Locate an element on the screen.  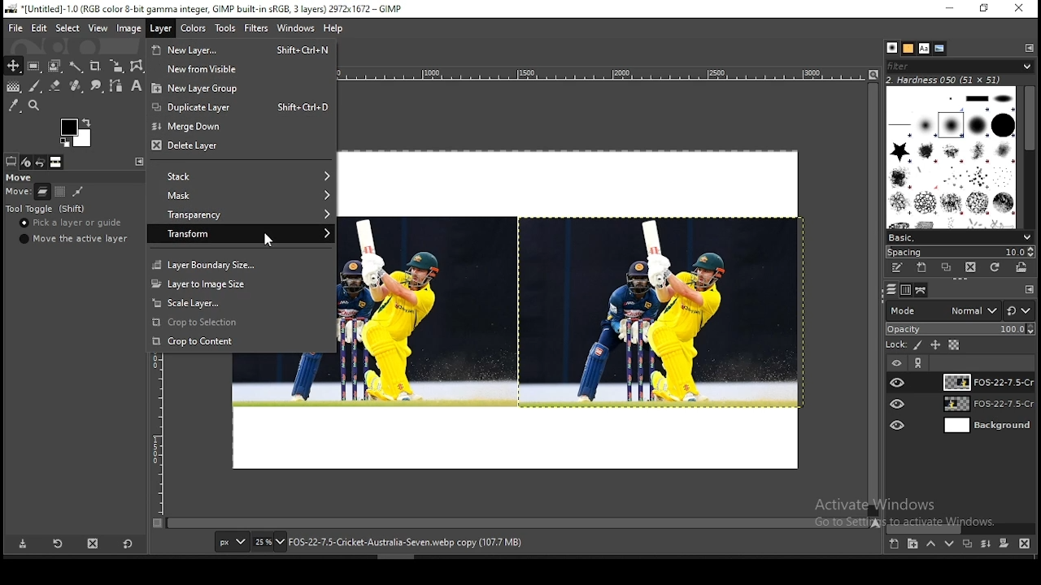
brush tool is located at coordinates (35, 86).